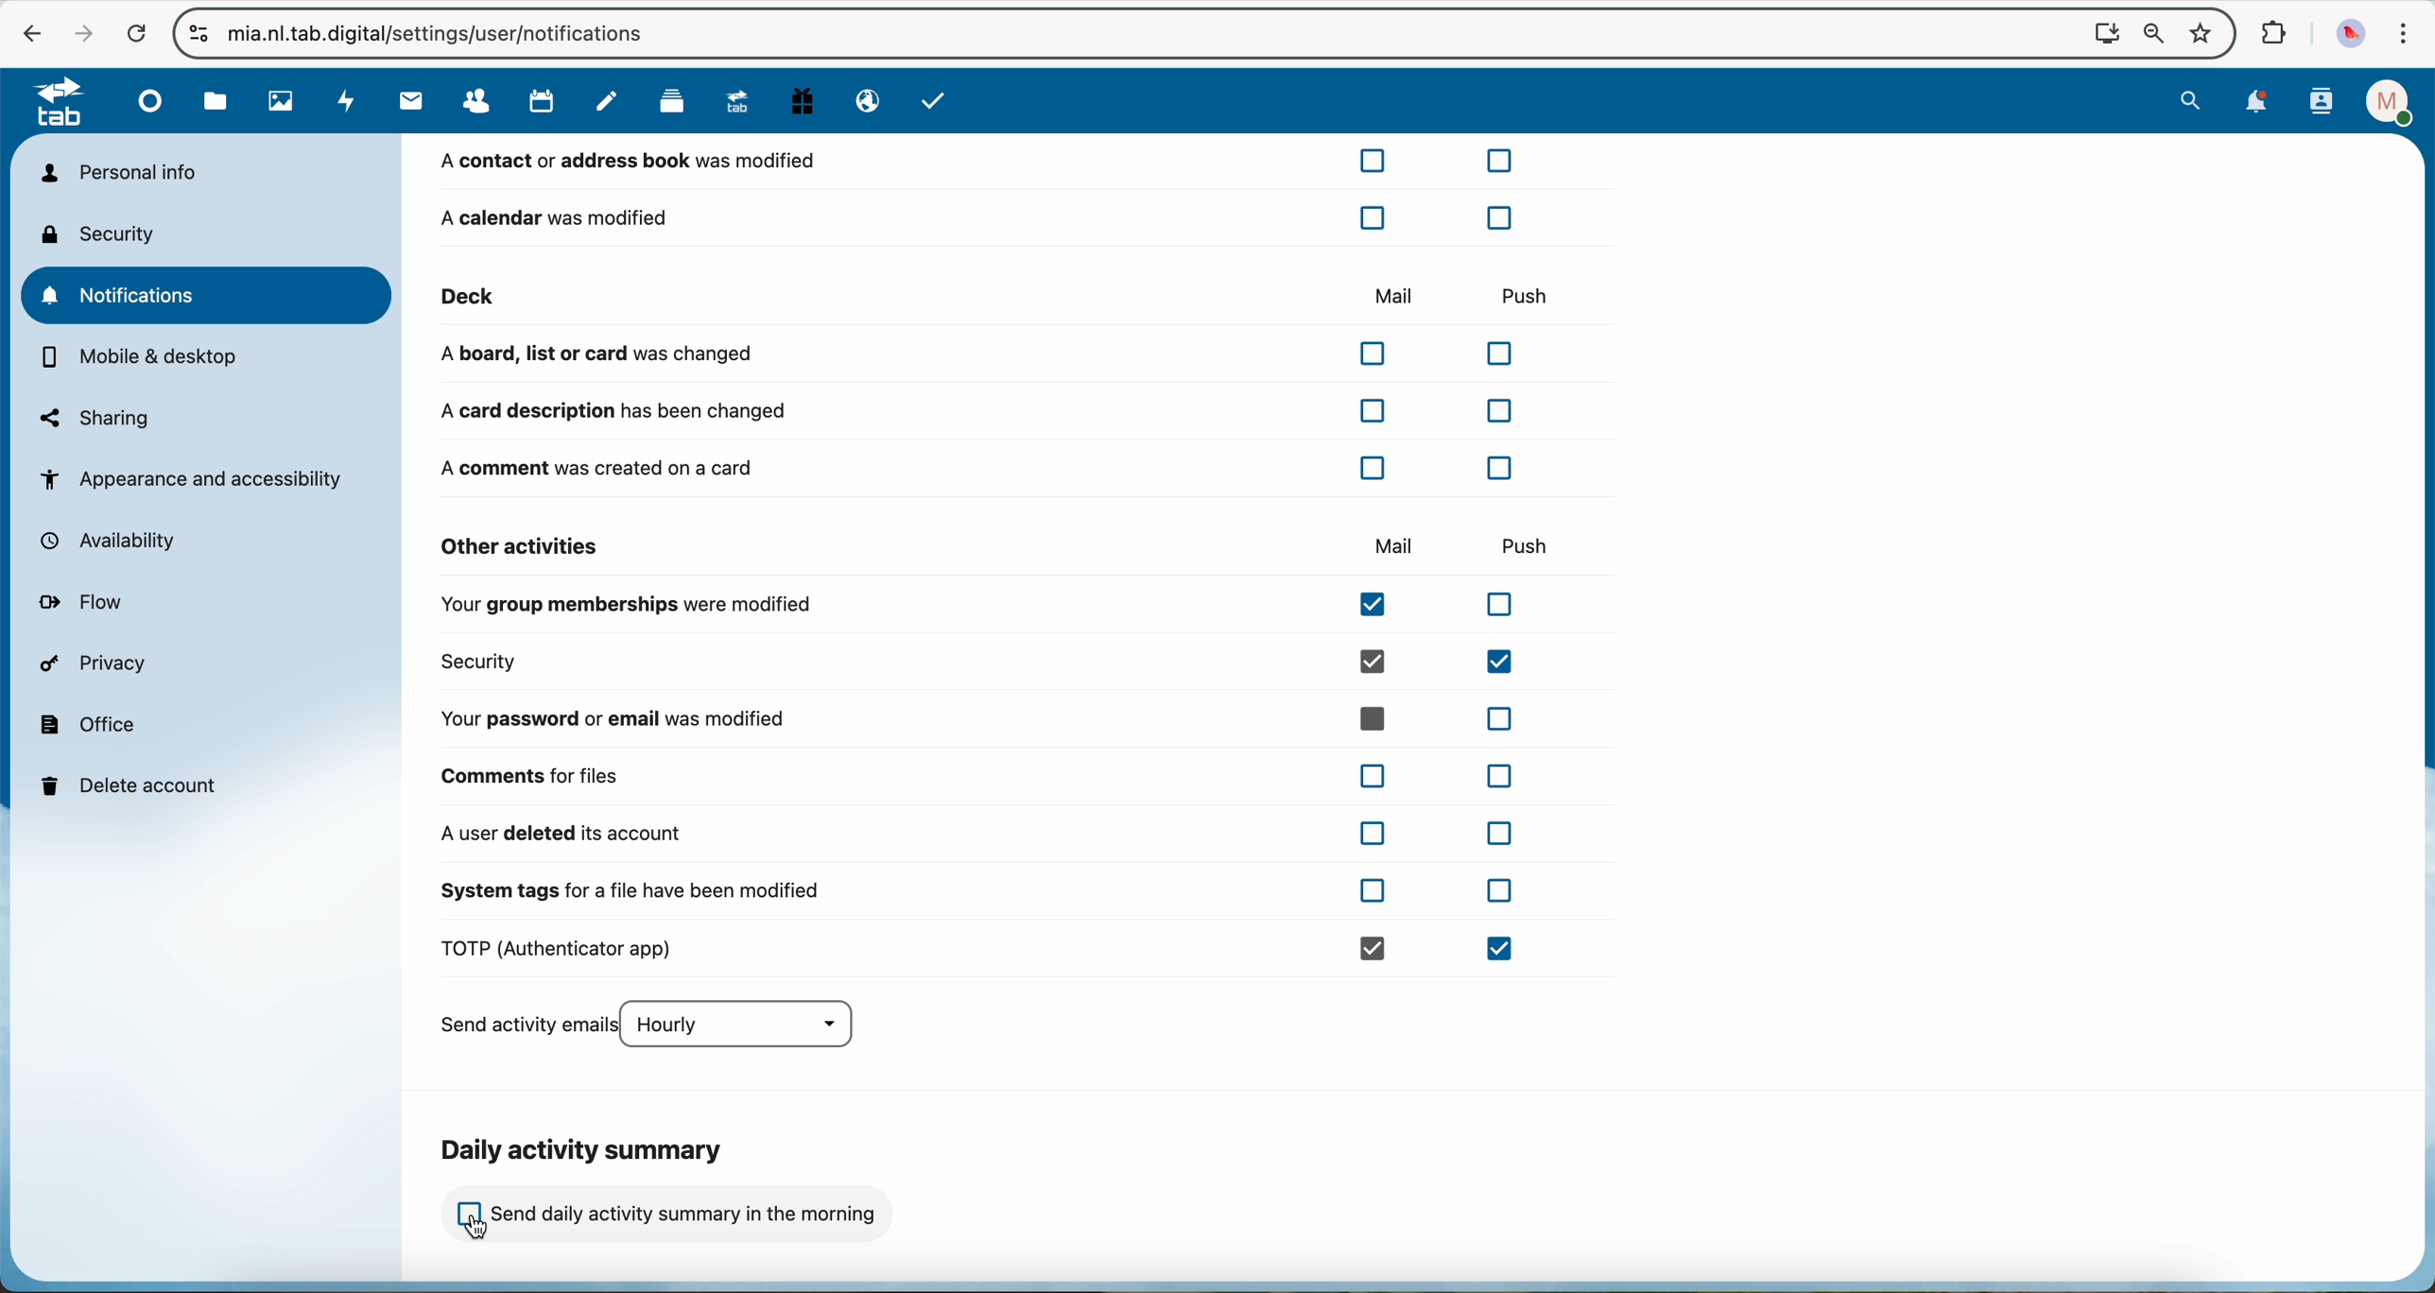  Describe the element at coordinates (2351, 32) in the screenshot. I see `profile picture` at that location.